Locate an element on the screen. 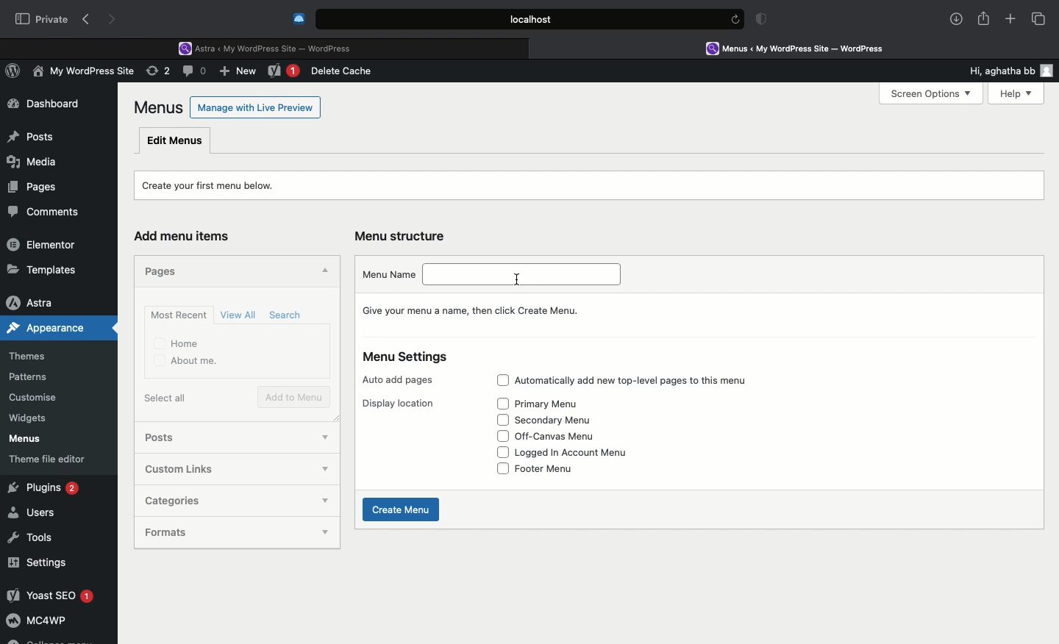 The height and width of the screenshot is (644, 1059). cursor is located at coordinates (515, 279).